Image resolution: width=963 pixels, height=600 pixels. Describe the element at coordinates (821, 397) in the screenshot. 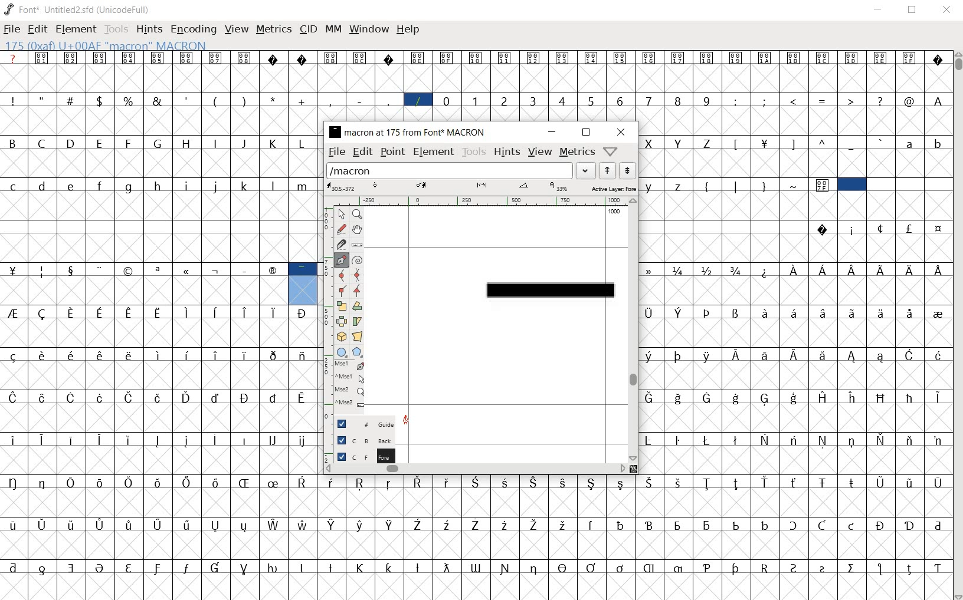

I see `Symbol` at that location.